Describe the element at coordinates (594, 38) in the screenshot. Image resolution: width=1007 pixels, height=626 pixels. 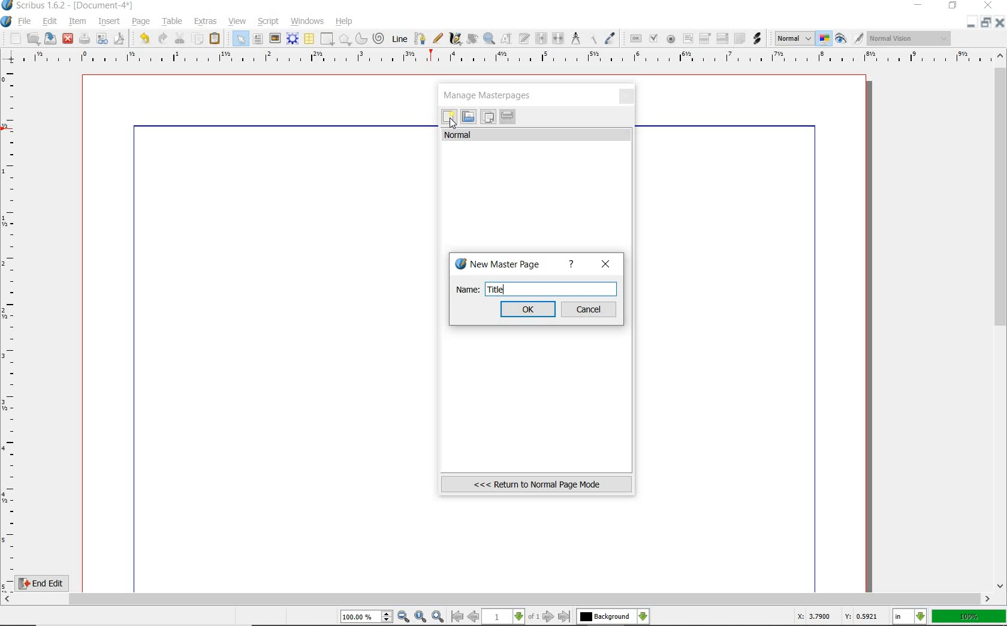
I see `copy item properties` at that location.